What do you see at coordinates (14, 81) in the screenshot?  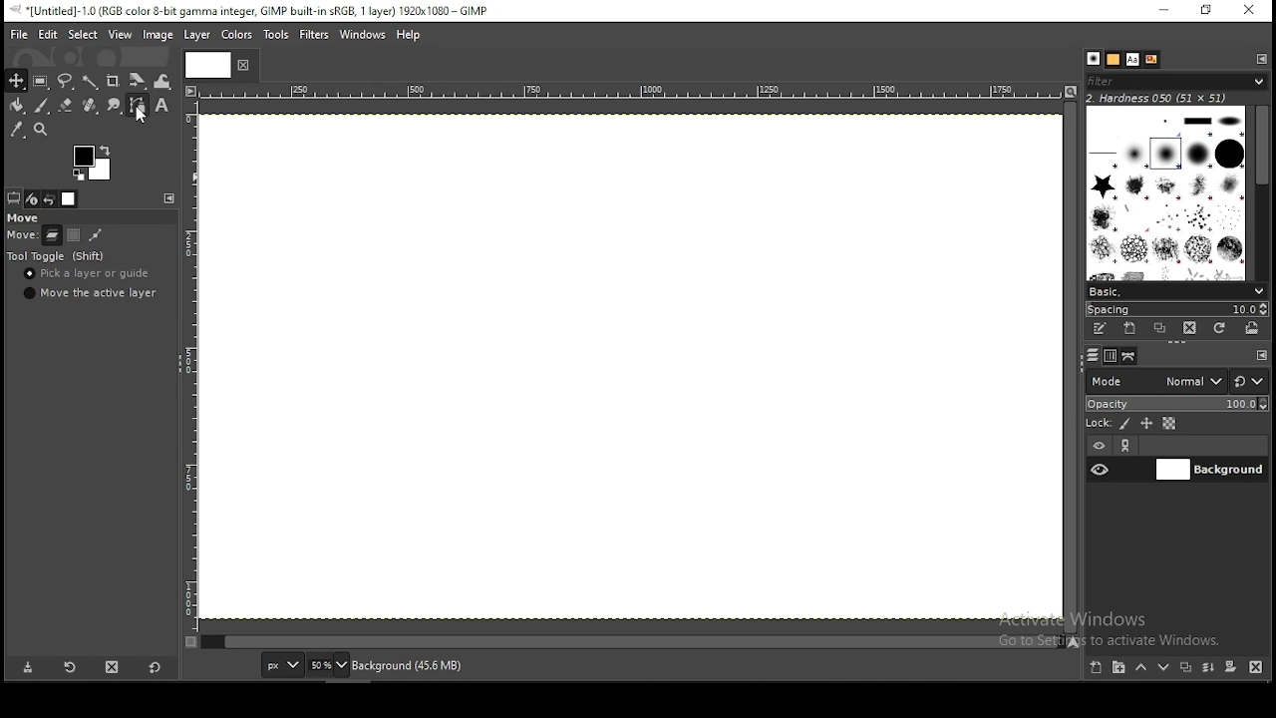 I see `selection tool` at bounding box center [14, 81].